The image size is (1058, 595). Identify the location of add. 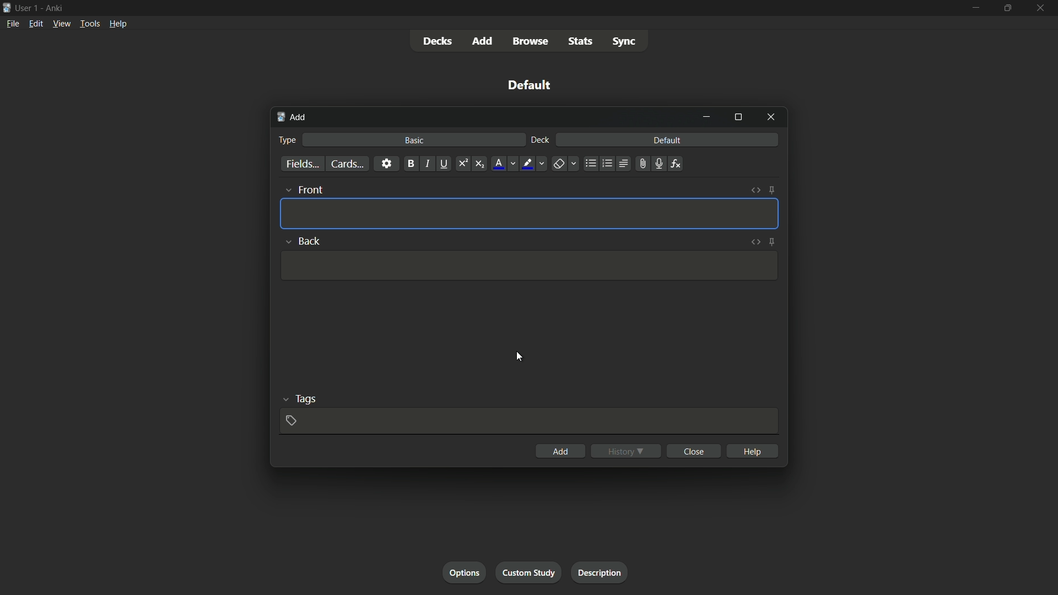
(295, 118).